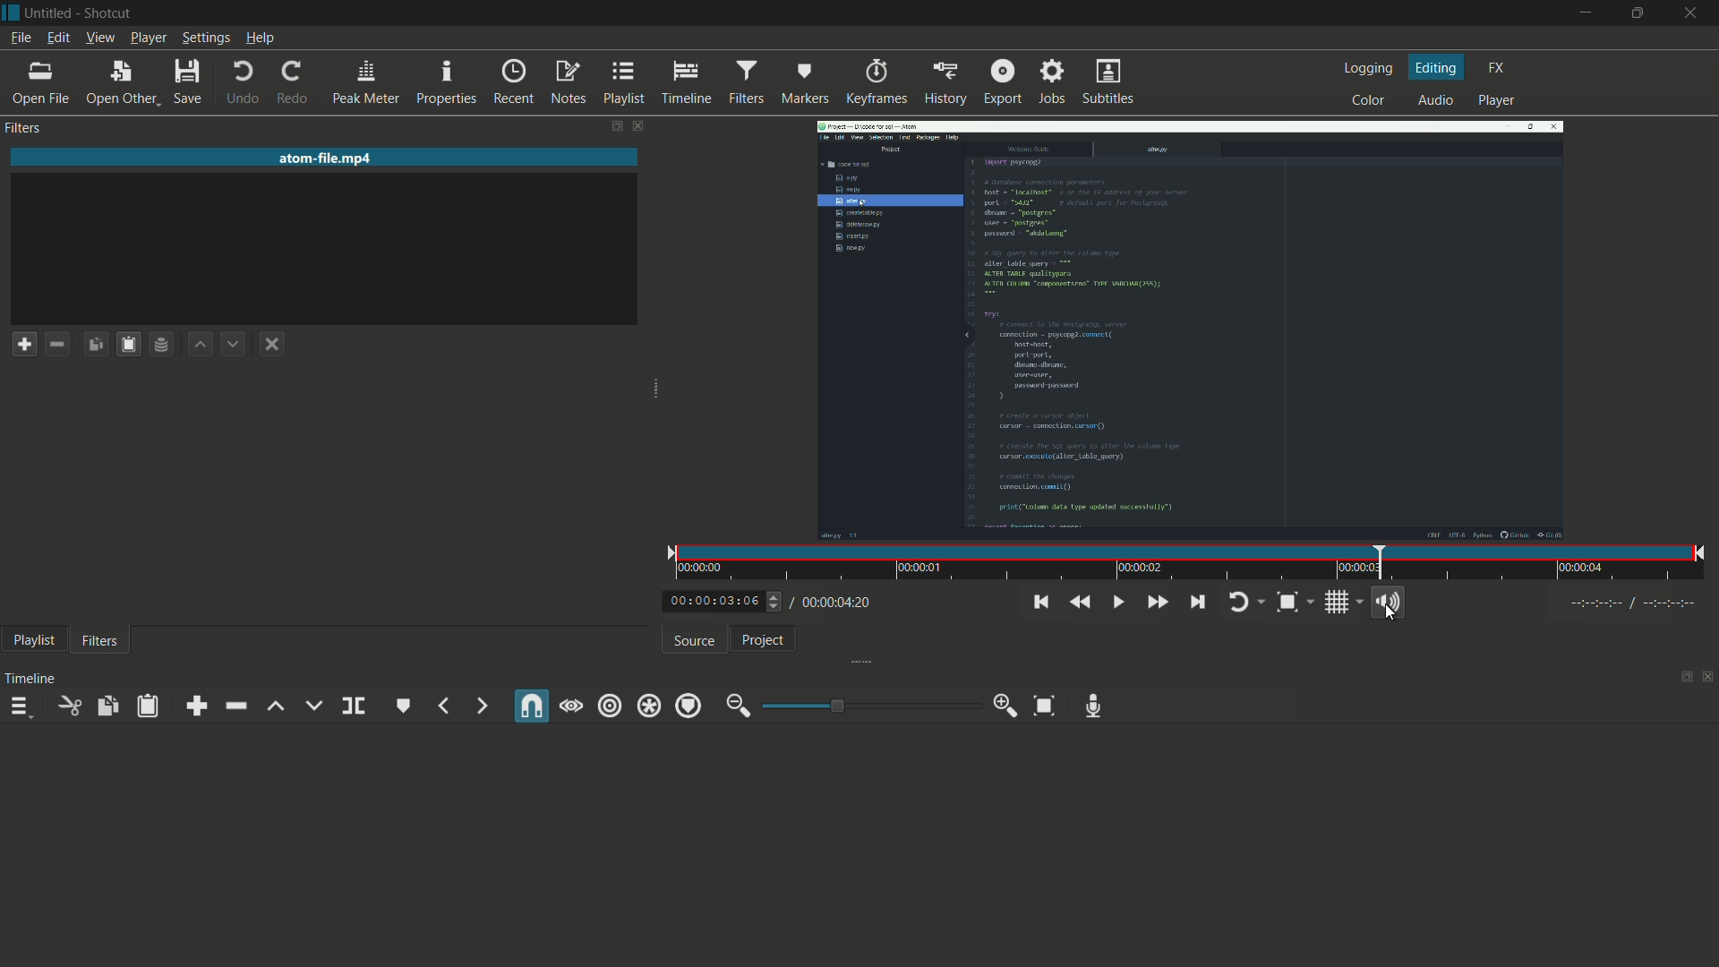 The width and height of the screenshot is (1719, 967). I want to click on This bar represents a timeline in a video, so click(1185, 564).